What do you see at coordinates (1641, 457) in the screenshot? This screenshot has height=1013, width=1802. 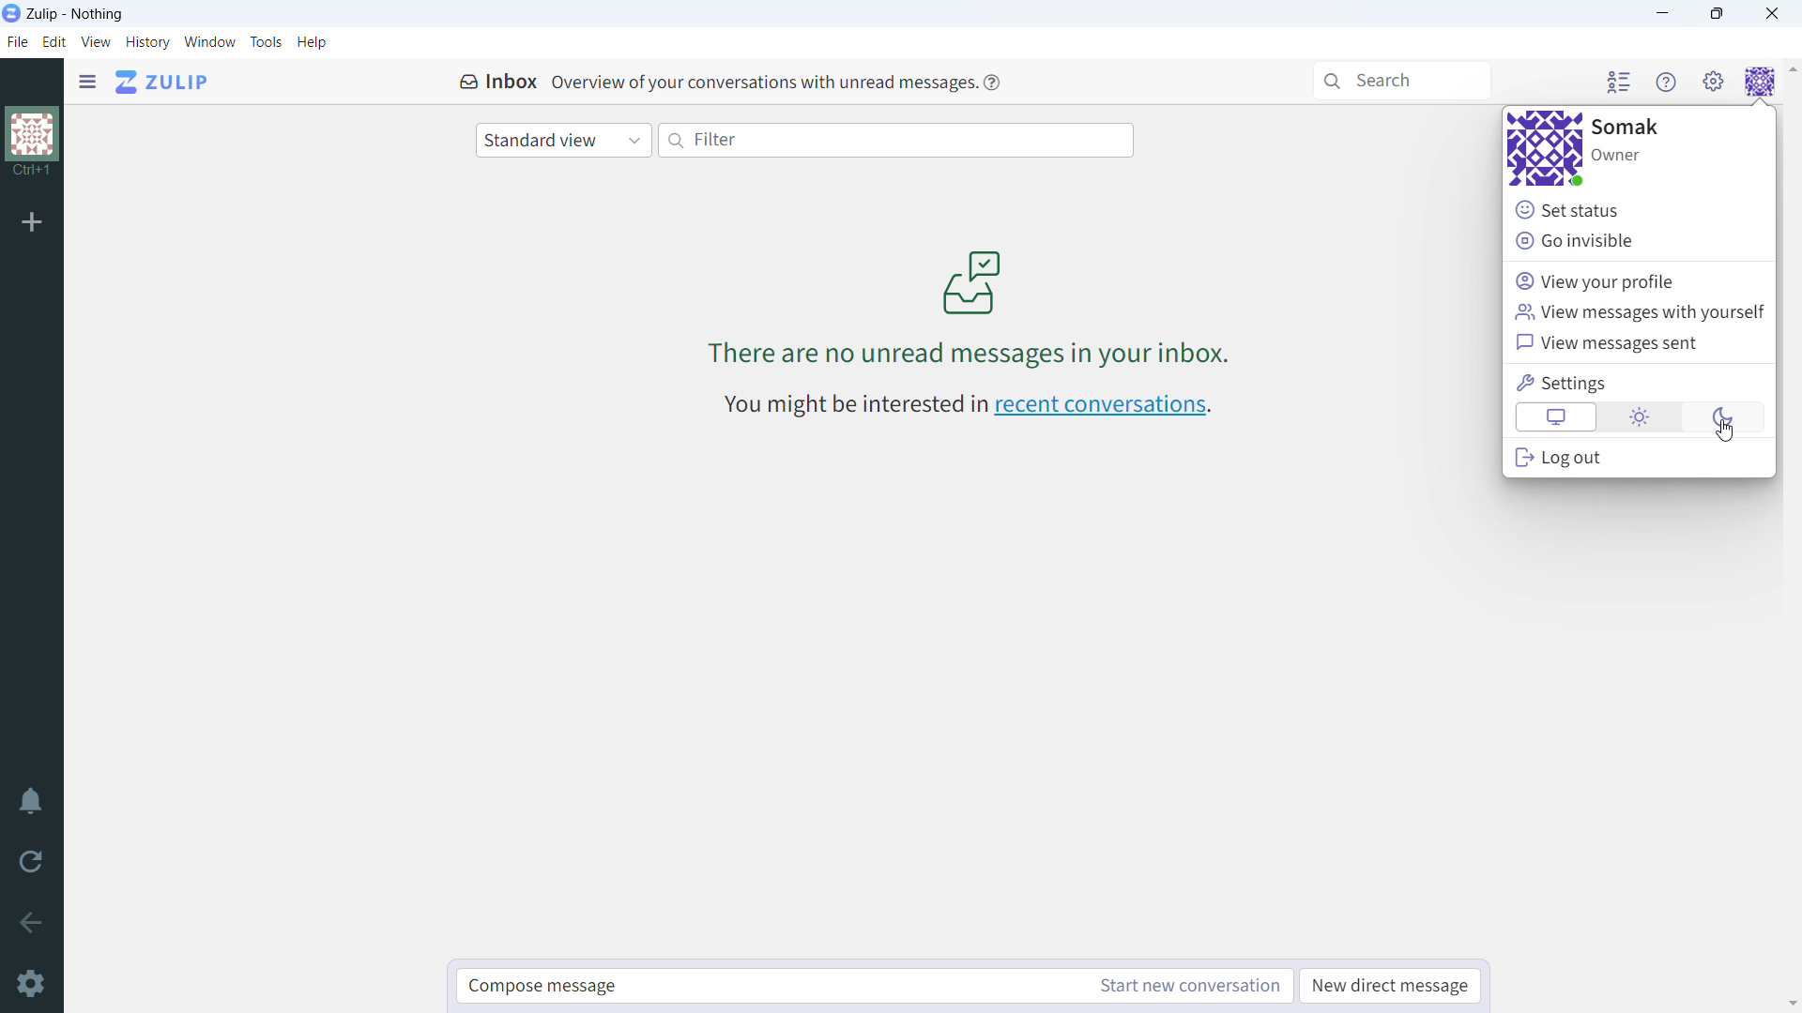 I see `log out` at bounding box center [1641, 457].